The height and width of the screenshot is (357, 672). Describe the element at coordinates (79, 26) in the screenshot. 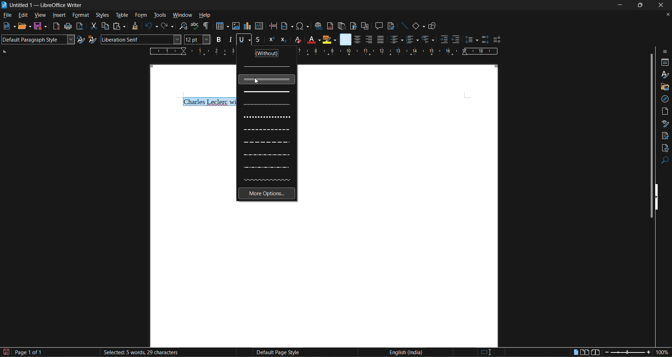

I see `toggle print preview` at that location.